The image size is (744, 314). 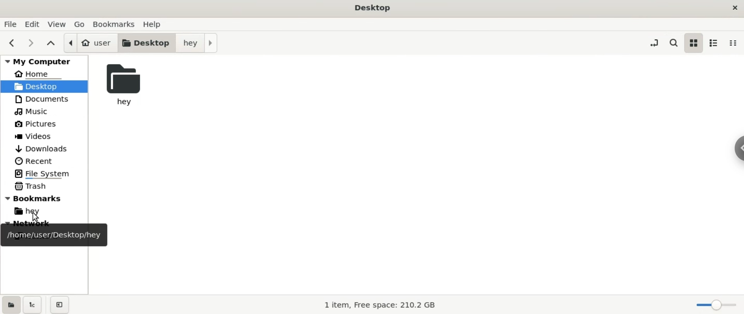 I want to click on parent folders, so click(x=52, y=43).